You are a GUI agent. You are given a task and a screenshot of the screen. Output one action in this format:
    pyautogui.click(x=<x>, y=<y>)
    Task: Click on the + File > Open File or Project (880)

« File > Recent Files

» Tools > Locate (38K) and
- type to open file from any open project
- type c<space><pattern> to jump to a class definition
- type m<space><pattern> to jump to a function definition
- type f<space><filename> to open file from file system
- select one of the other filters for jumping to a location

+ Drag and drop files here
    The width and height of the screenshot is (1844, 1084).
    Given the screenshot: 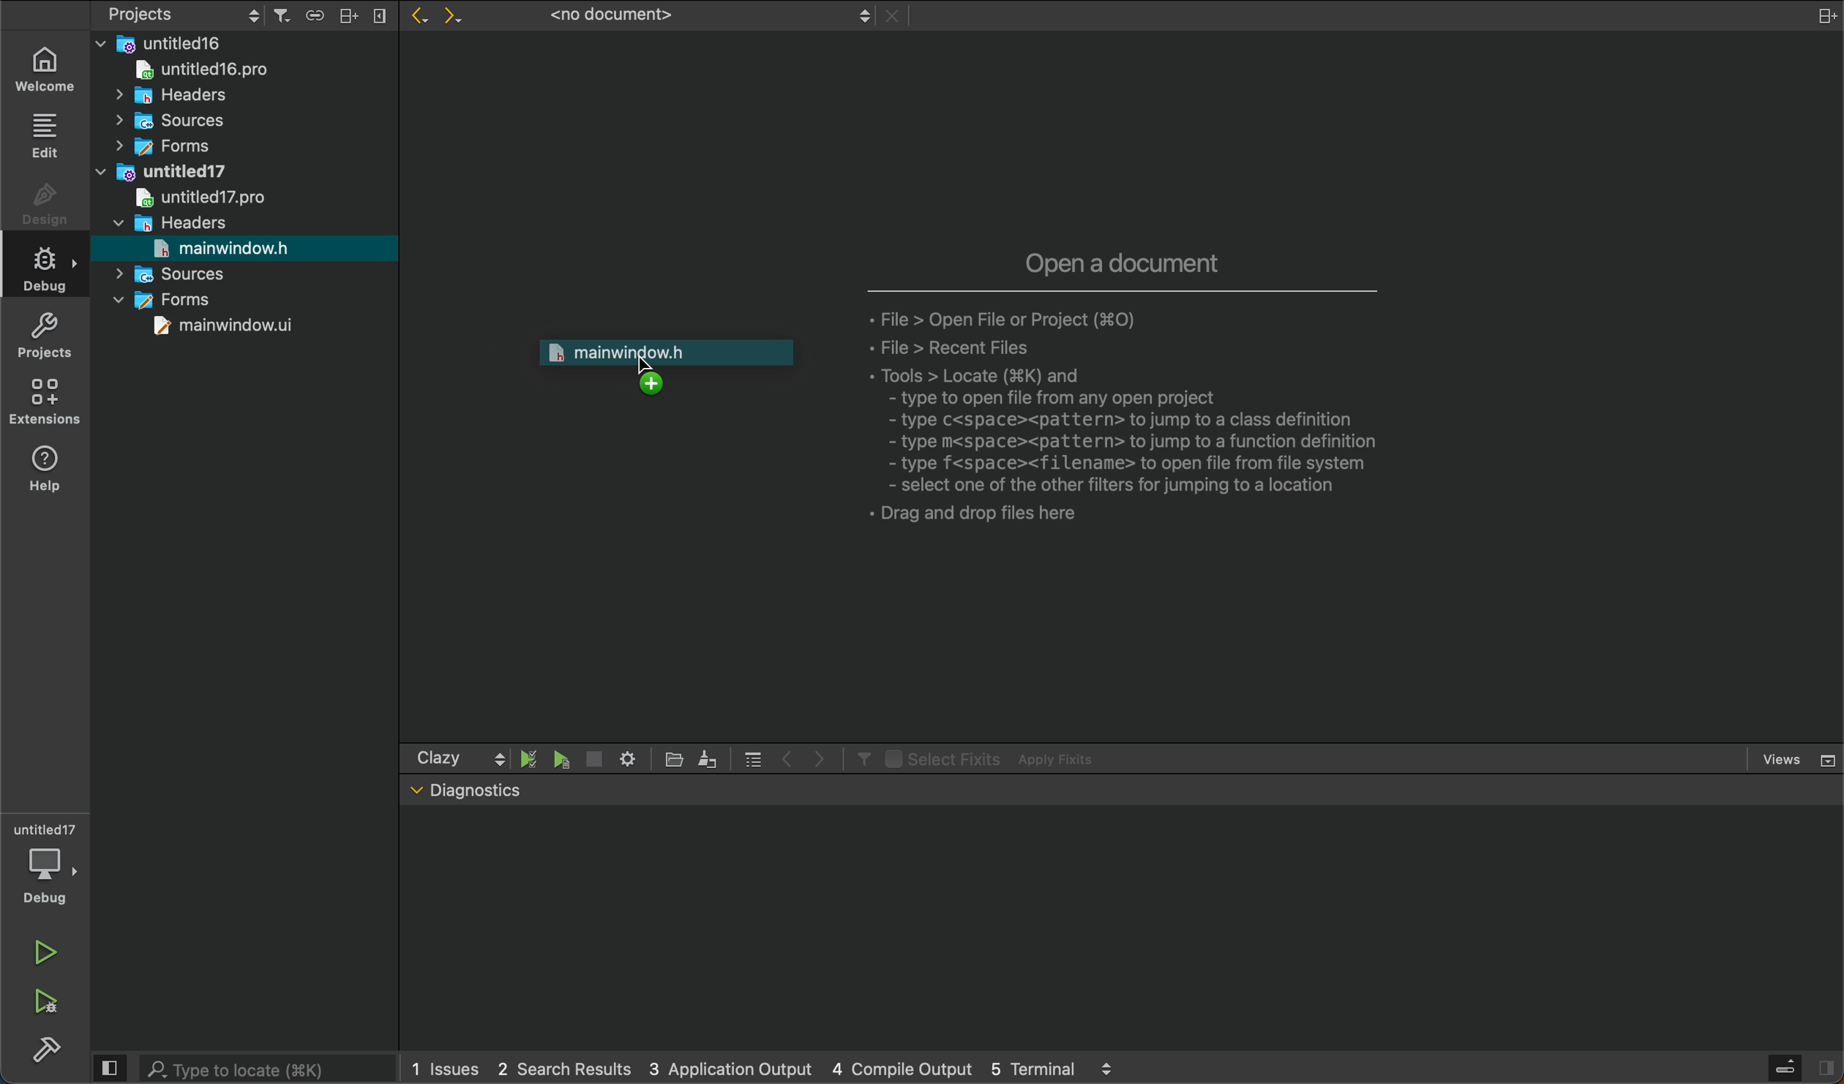 What is the action you would take?
    pyautogui.click(x=1146, y=424)
    